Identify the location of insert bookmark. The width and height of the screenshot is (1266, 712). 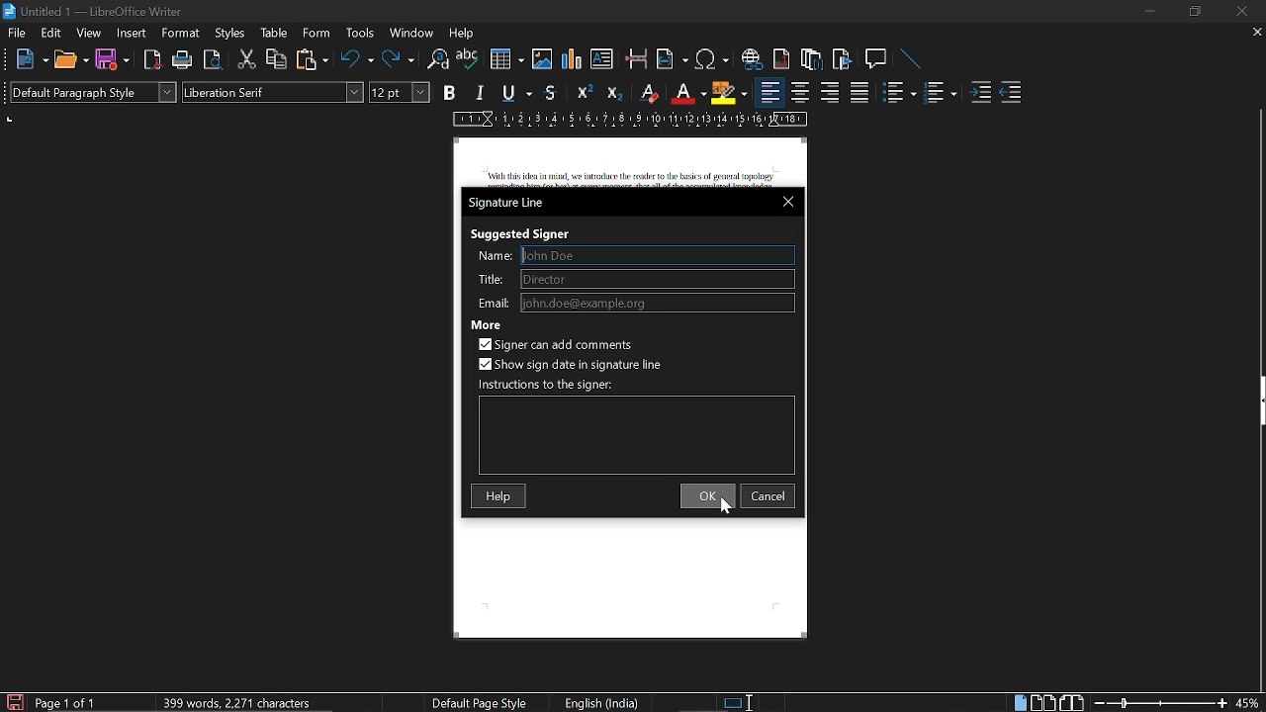
(844, 58).